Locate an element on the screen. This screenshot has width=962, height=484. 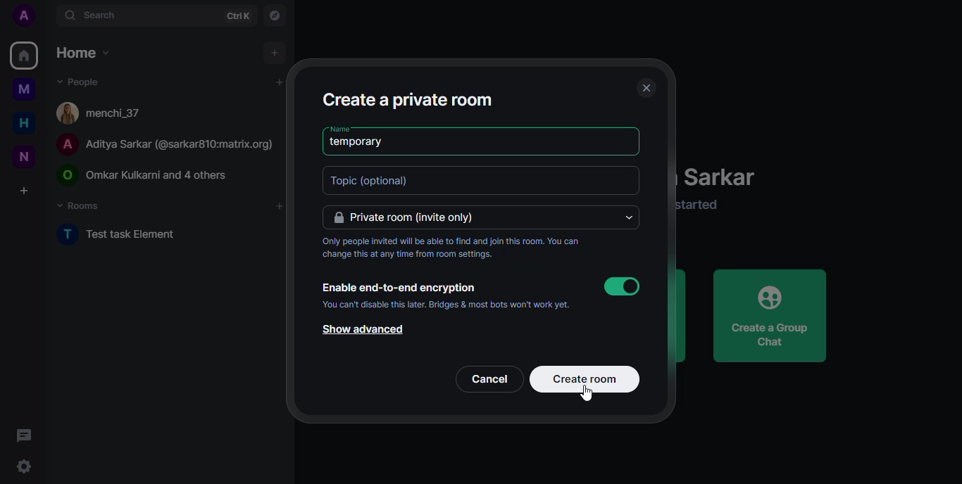
rooms is located at coordinates (81, 205).